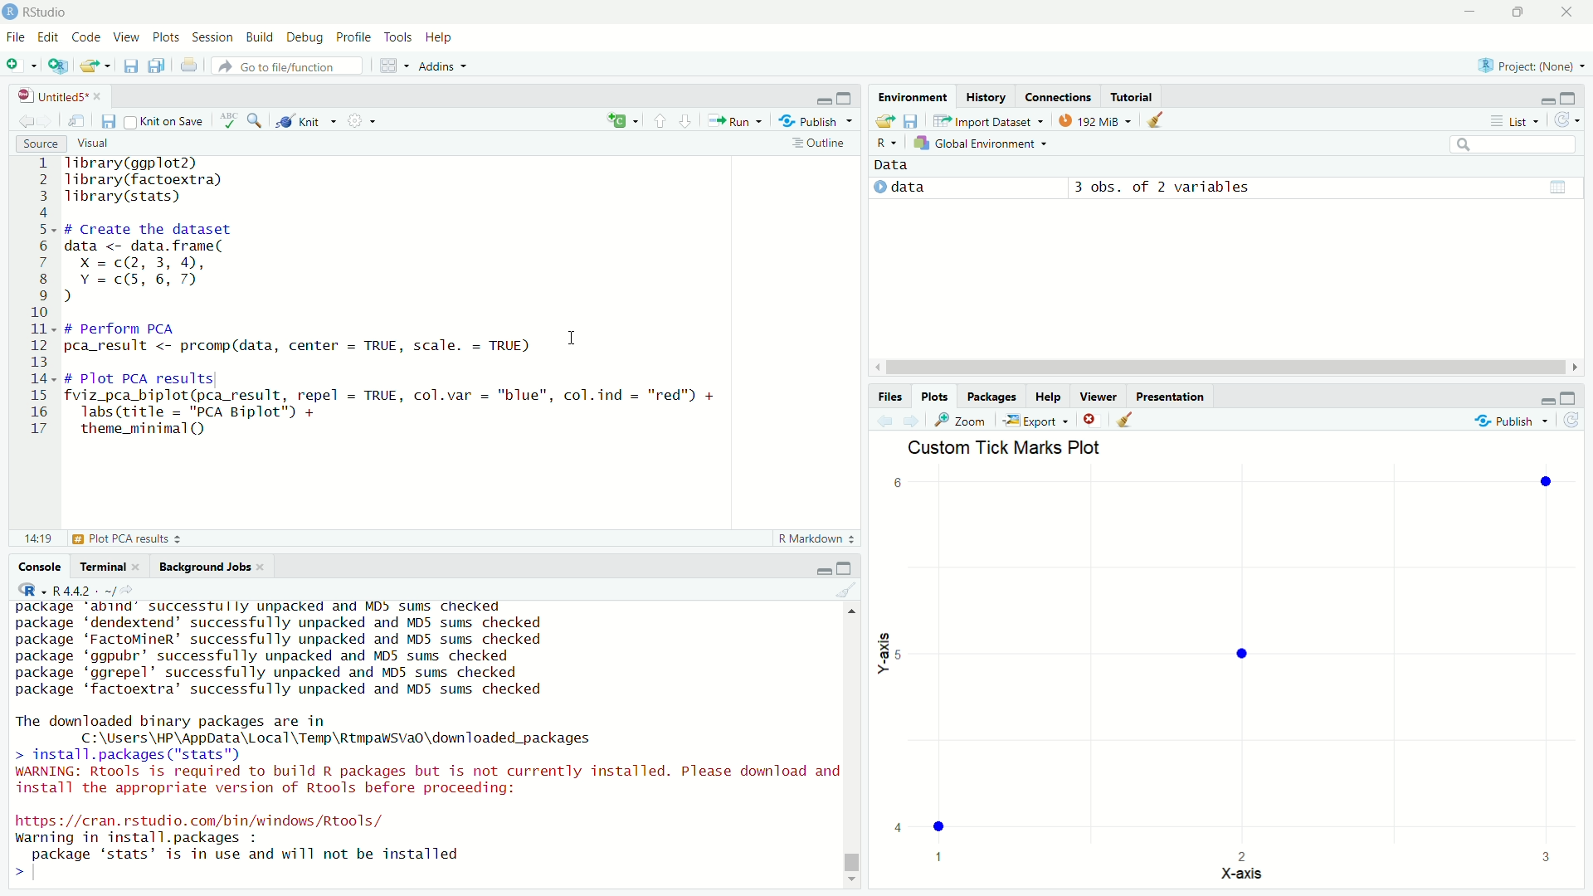  Describe the element at coordinates (687, 119) in the screenshot. I see `go forward` at that location.